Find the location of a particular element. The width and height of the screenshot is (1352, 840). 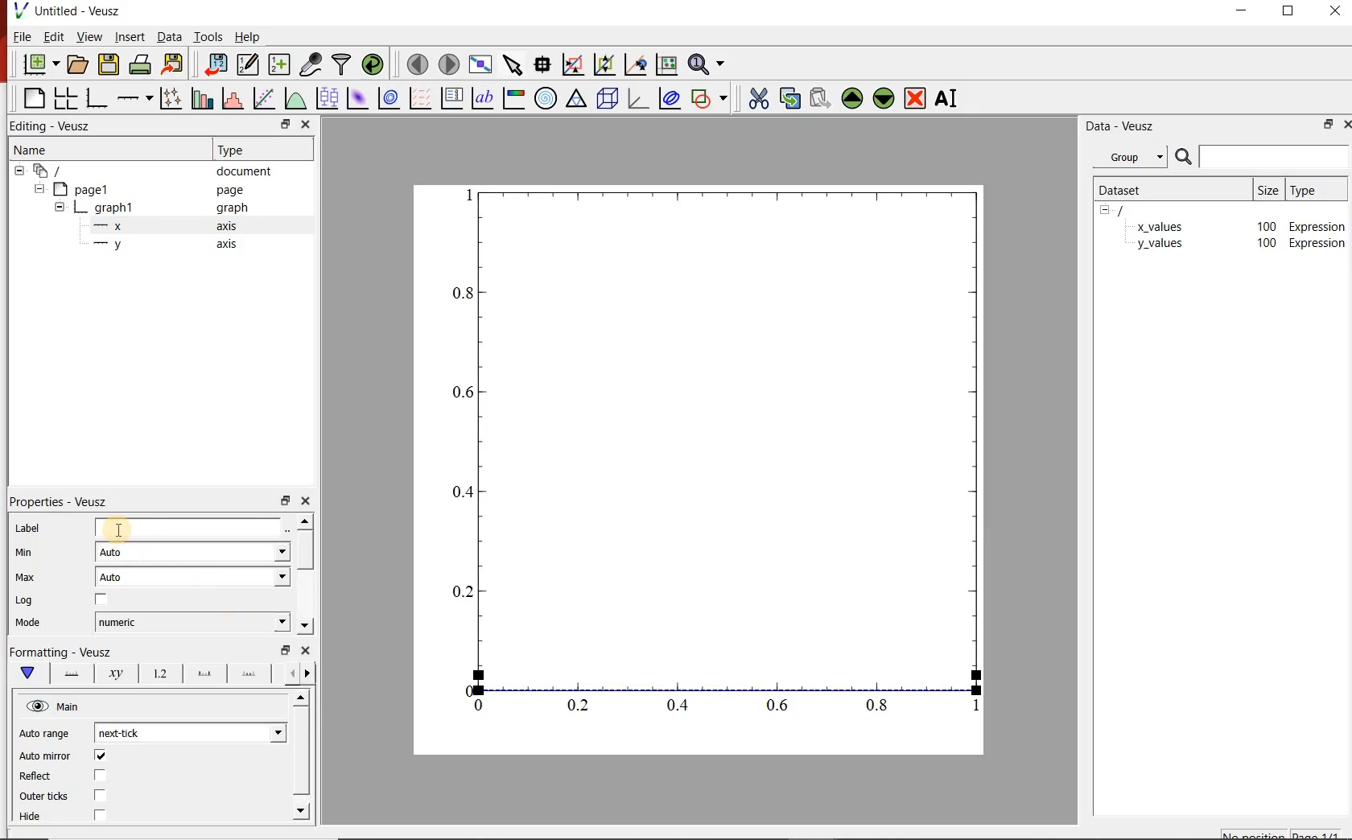

file is located at coordinates (23, 36).